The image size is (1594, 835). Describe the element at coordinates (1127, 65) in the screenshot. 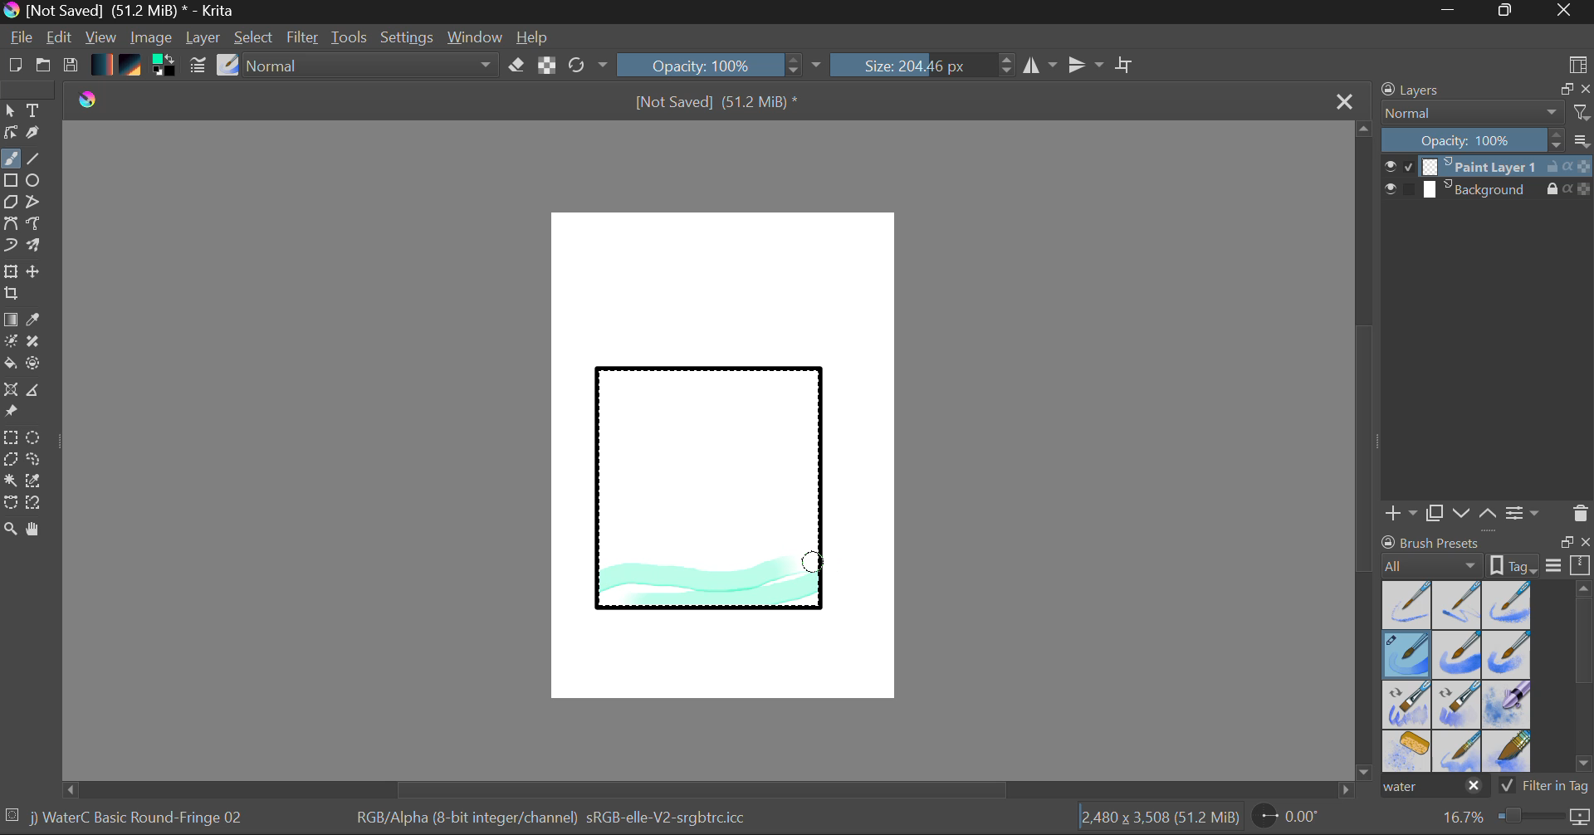

I see `Crop` at that location.